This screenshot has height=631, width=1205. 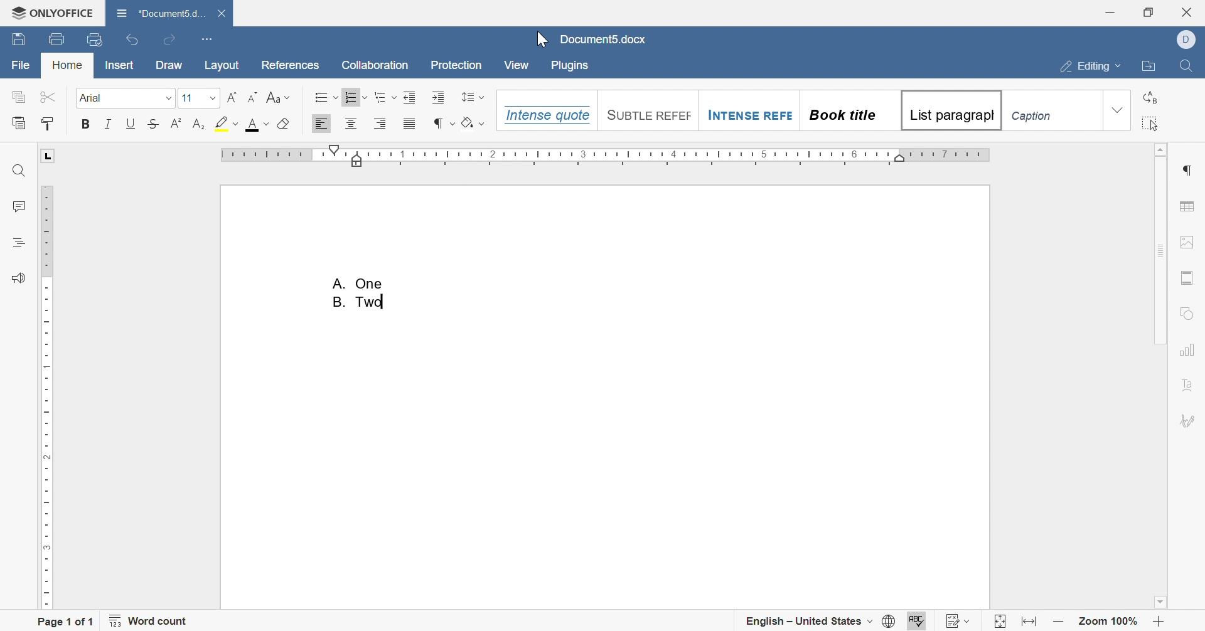 What do you see at coordinates (1147, 11) in the screenshot?
I see `restore down` at bounding box center [1147, 11].